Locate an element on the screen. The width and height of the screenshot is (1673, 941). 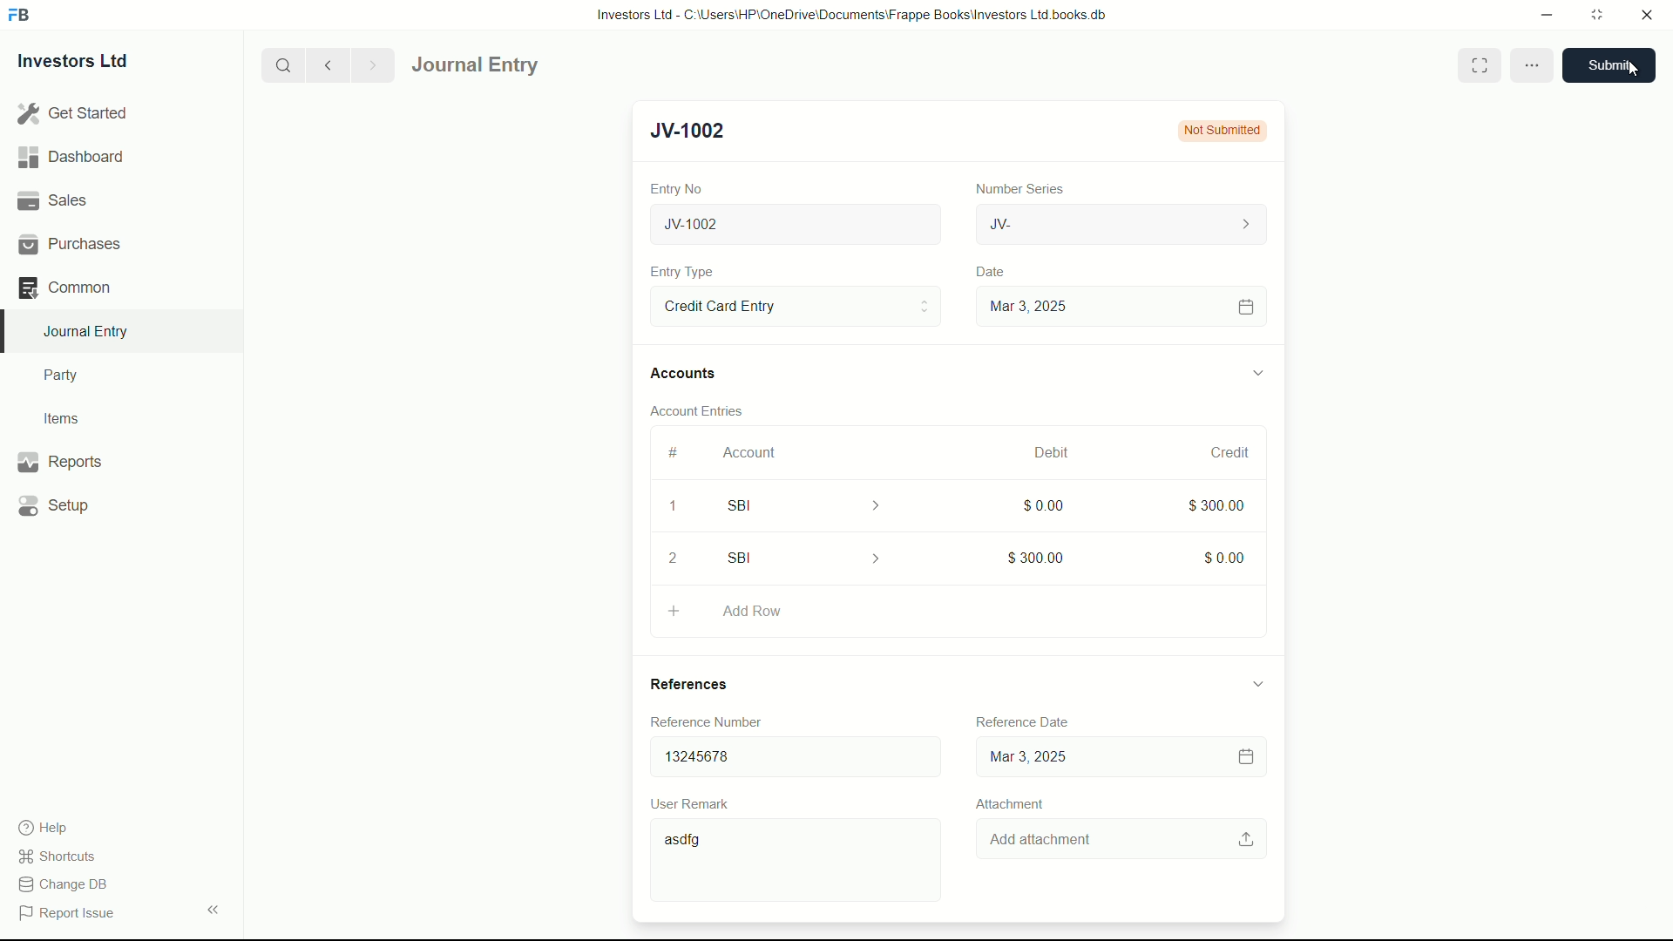
User Remark is located at coordinates (694, 802).